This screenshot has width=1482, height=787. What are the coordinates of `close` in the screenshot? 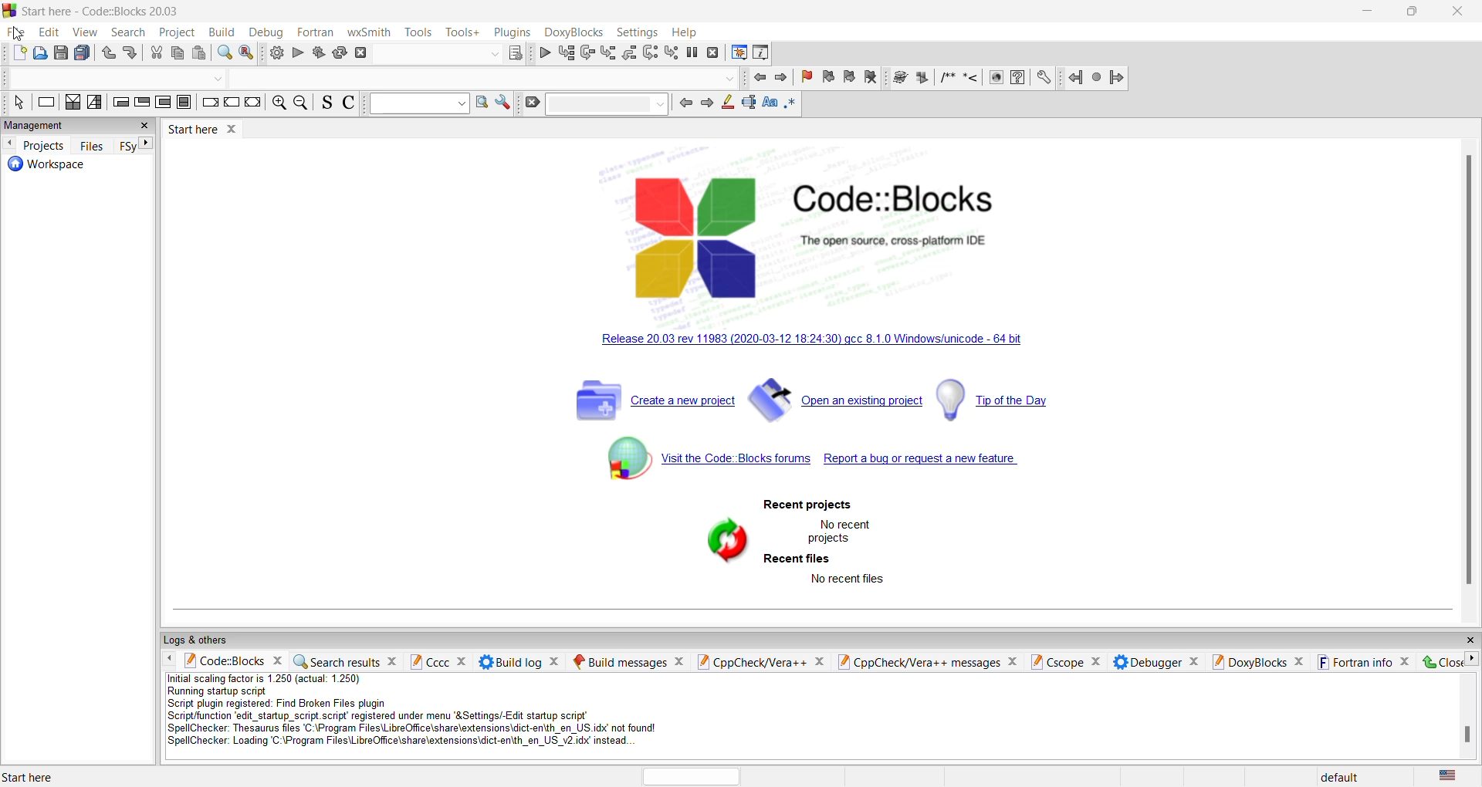 It's located at (822, 661).